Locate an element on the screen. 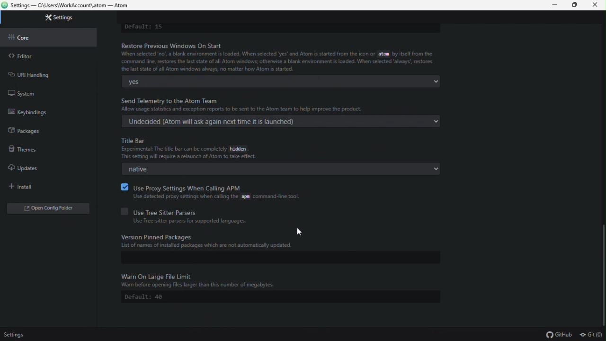 Image resolution: width=606 pixels, height=341 pixels. checkbox  is located at coordinates (124, 211).